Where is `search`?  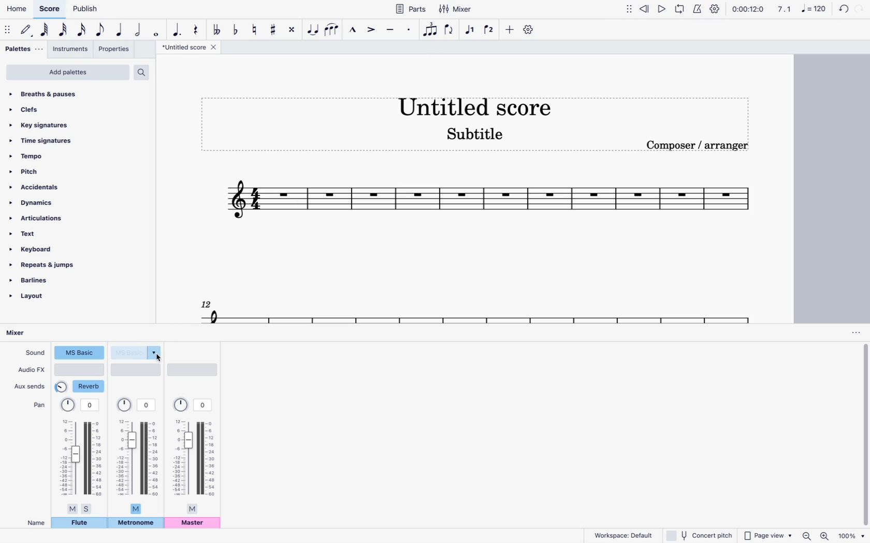 search is located at coordinates (146, 70).